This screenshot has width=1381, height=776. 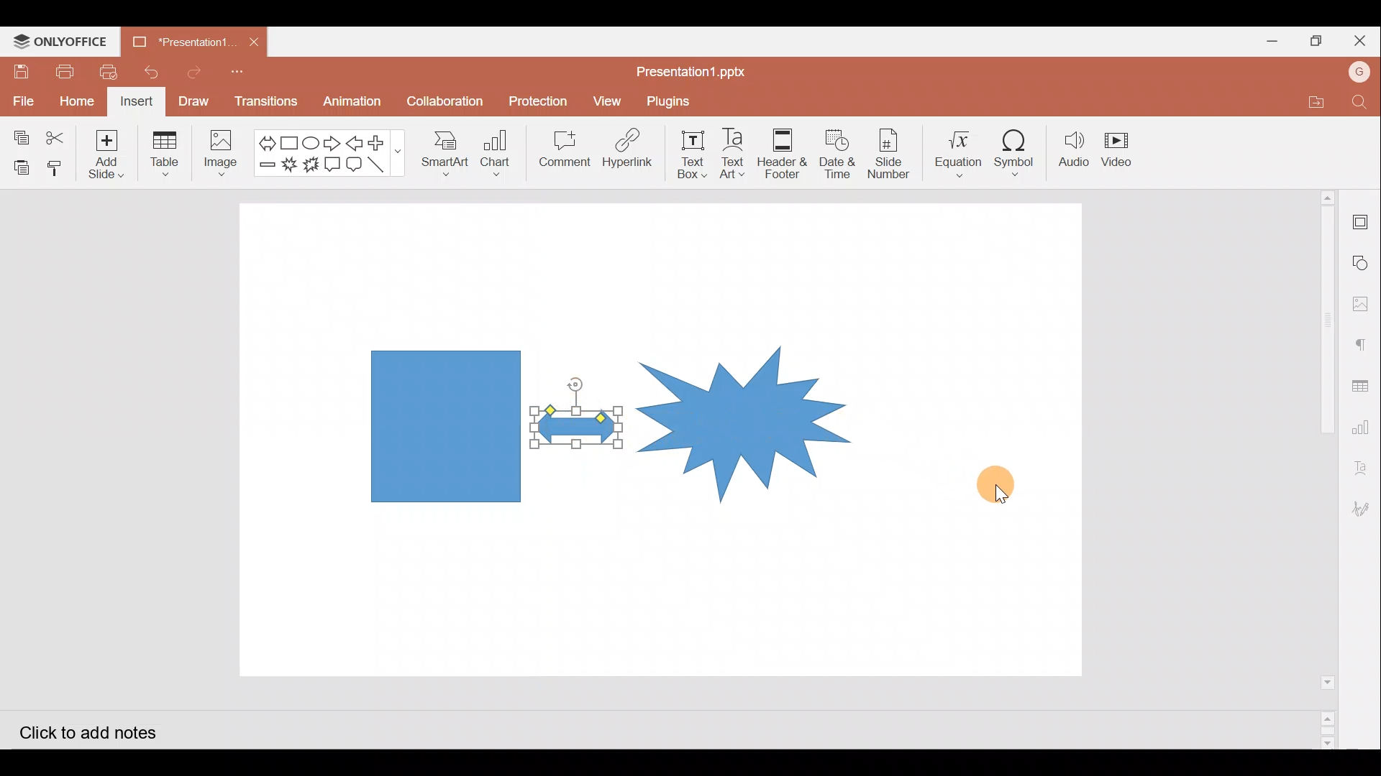 What do you see at coordinates (1359, 74) in the screenshot?
I see `Account name` at bounding box center [1359, 74].